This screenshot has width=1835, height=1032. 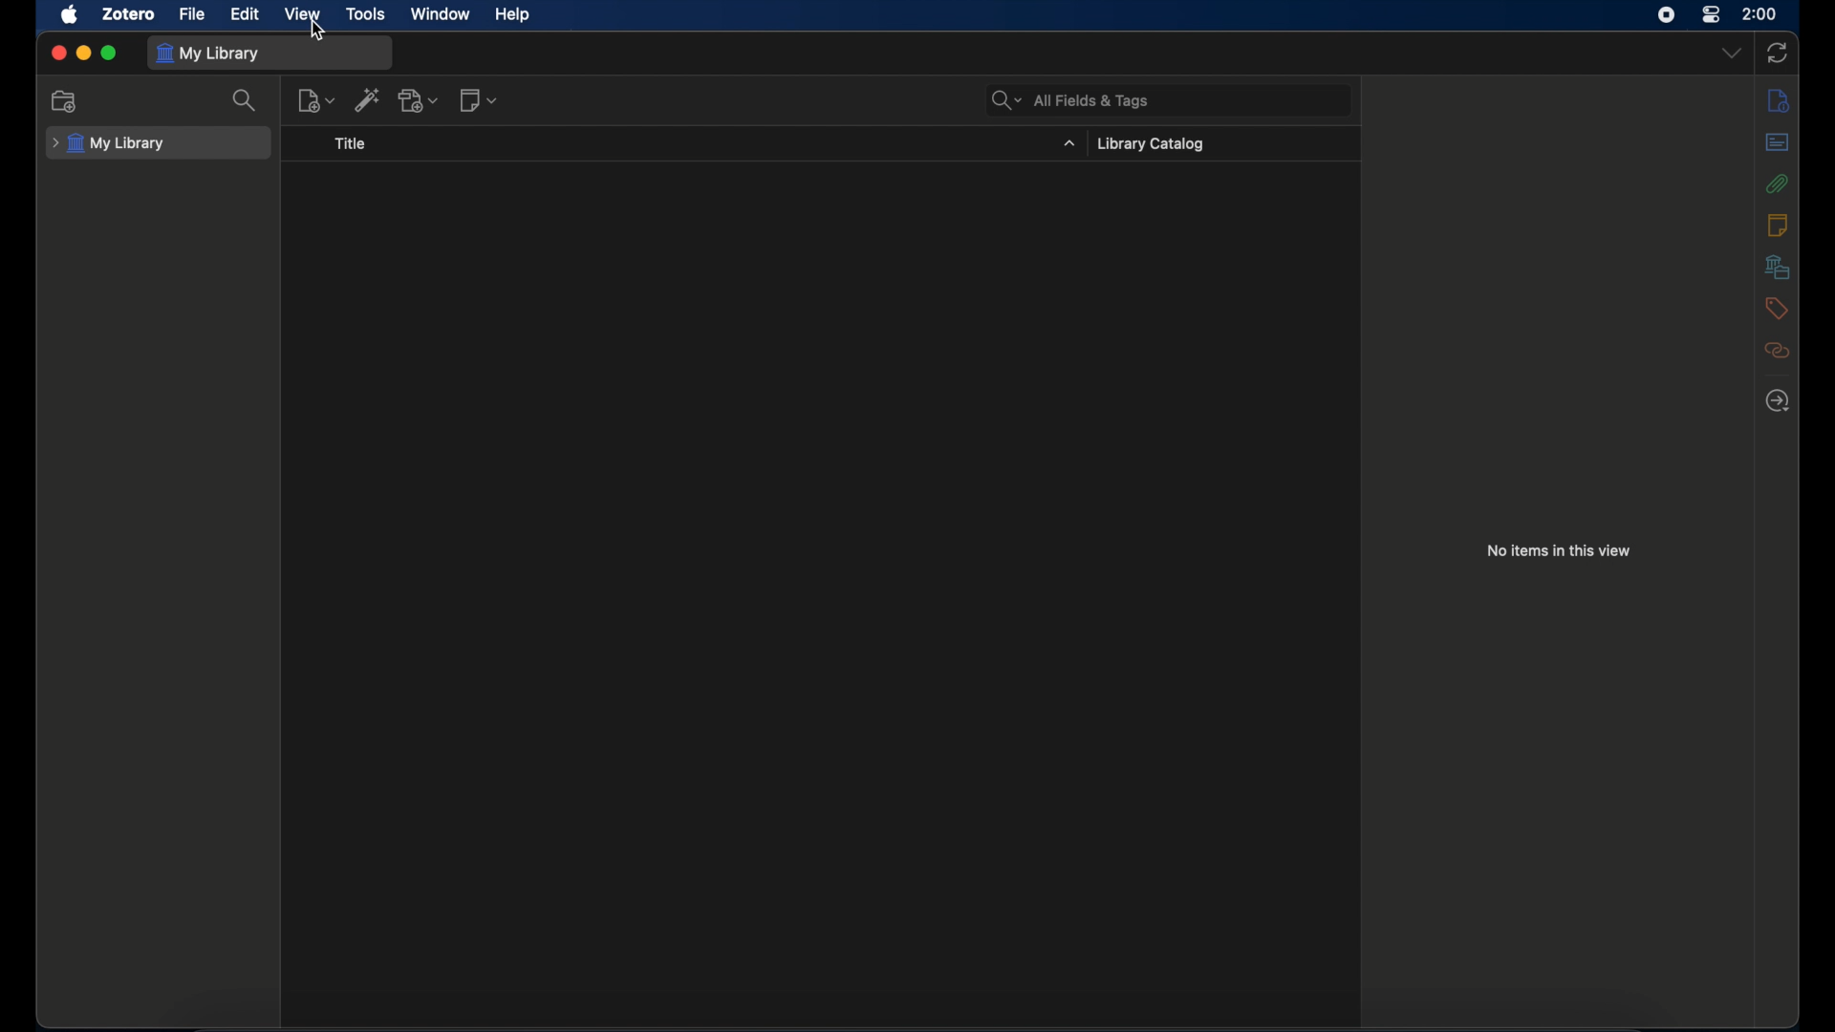 What do you see at coordinates (1780, 183) in the screenshot?
I see `attachments` at bounding box center [1780, 183].